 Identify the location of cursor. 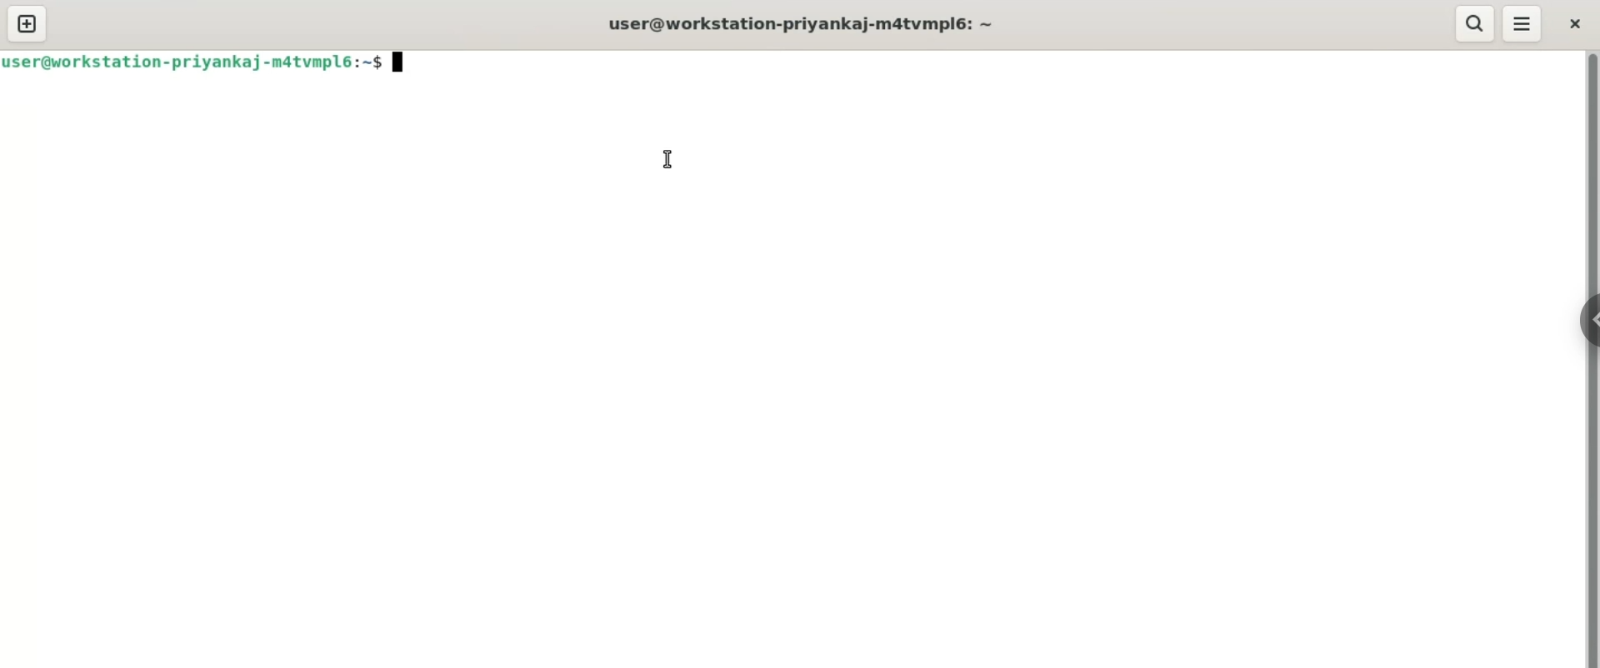
(667, 161).